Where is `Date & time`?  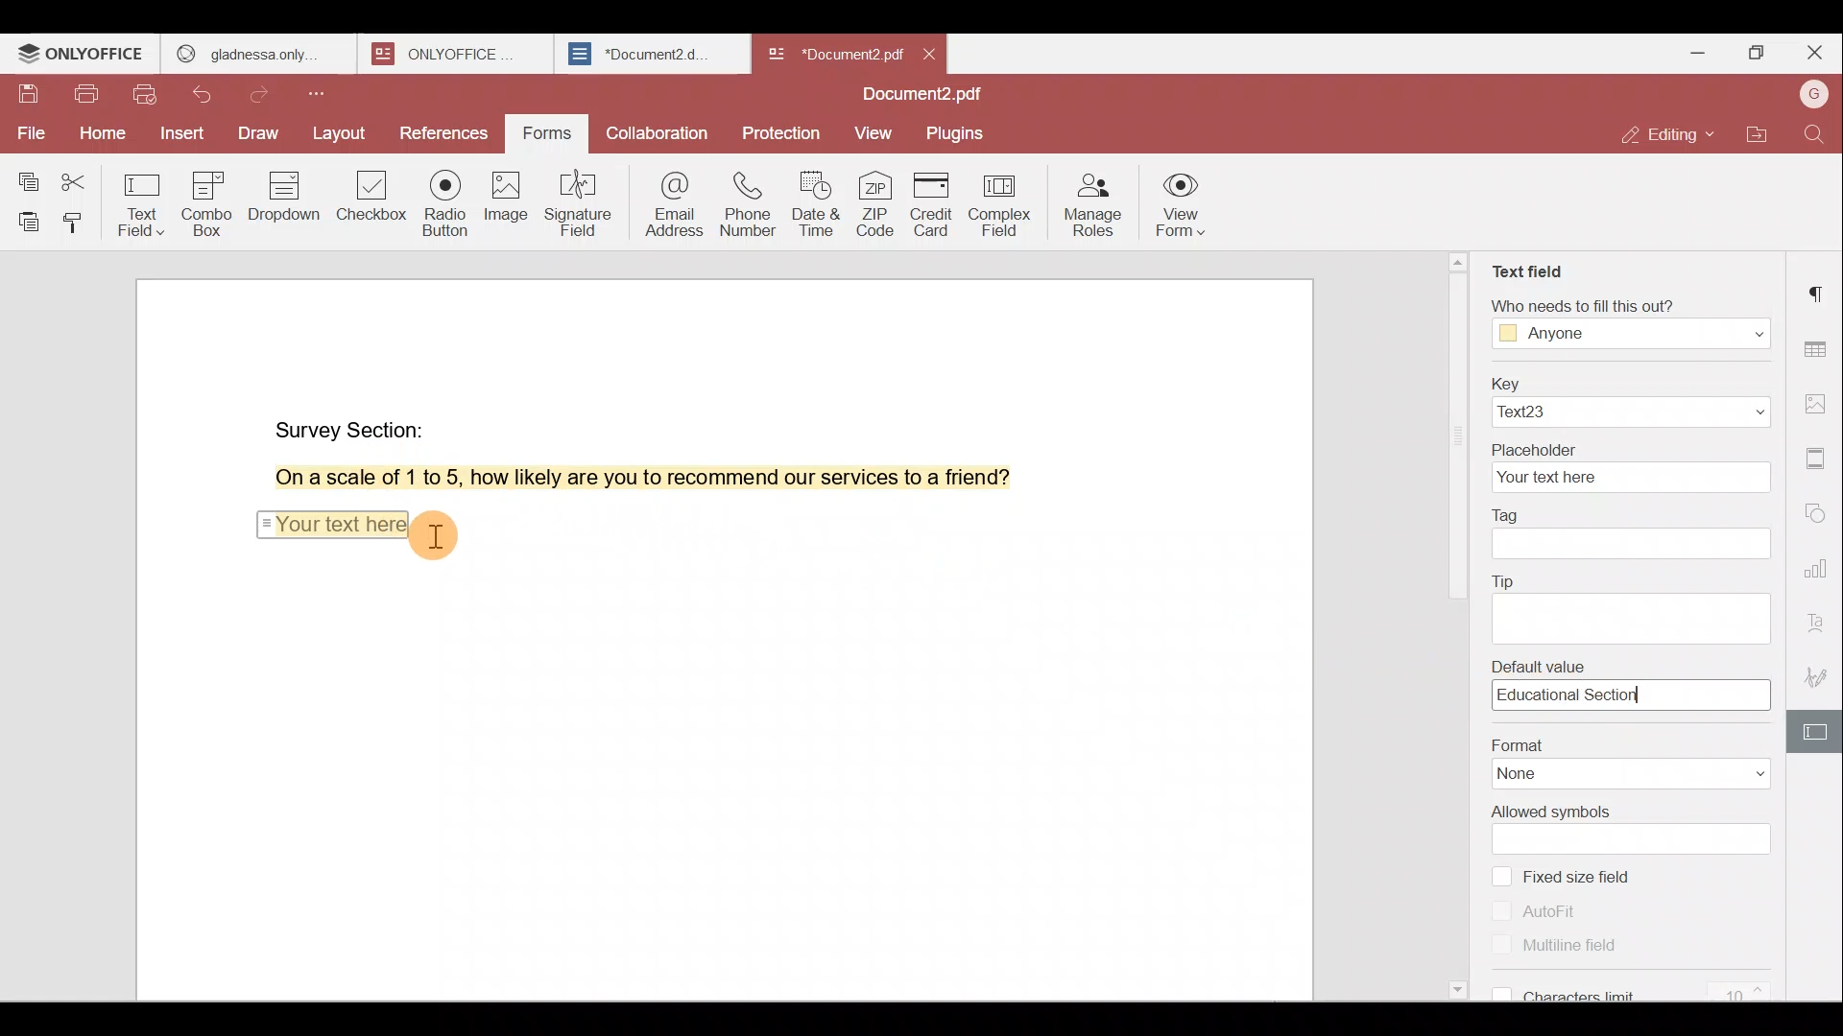 Date & time is located at coordinates (813, 199).